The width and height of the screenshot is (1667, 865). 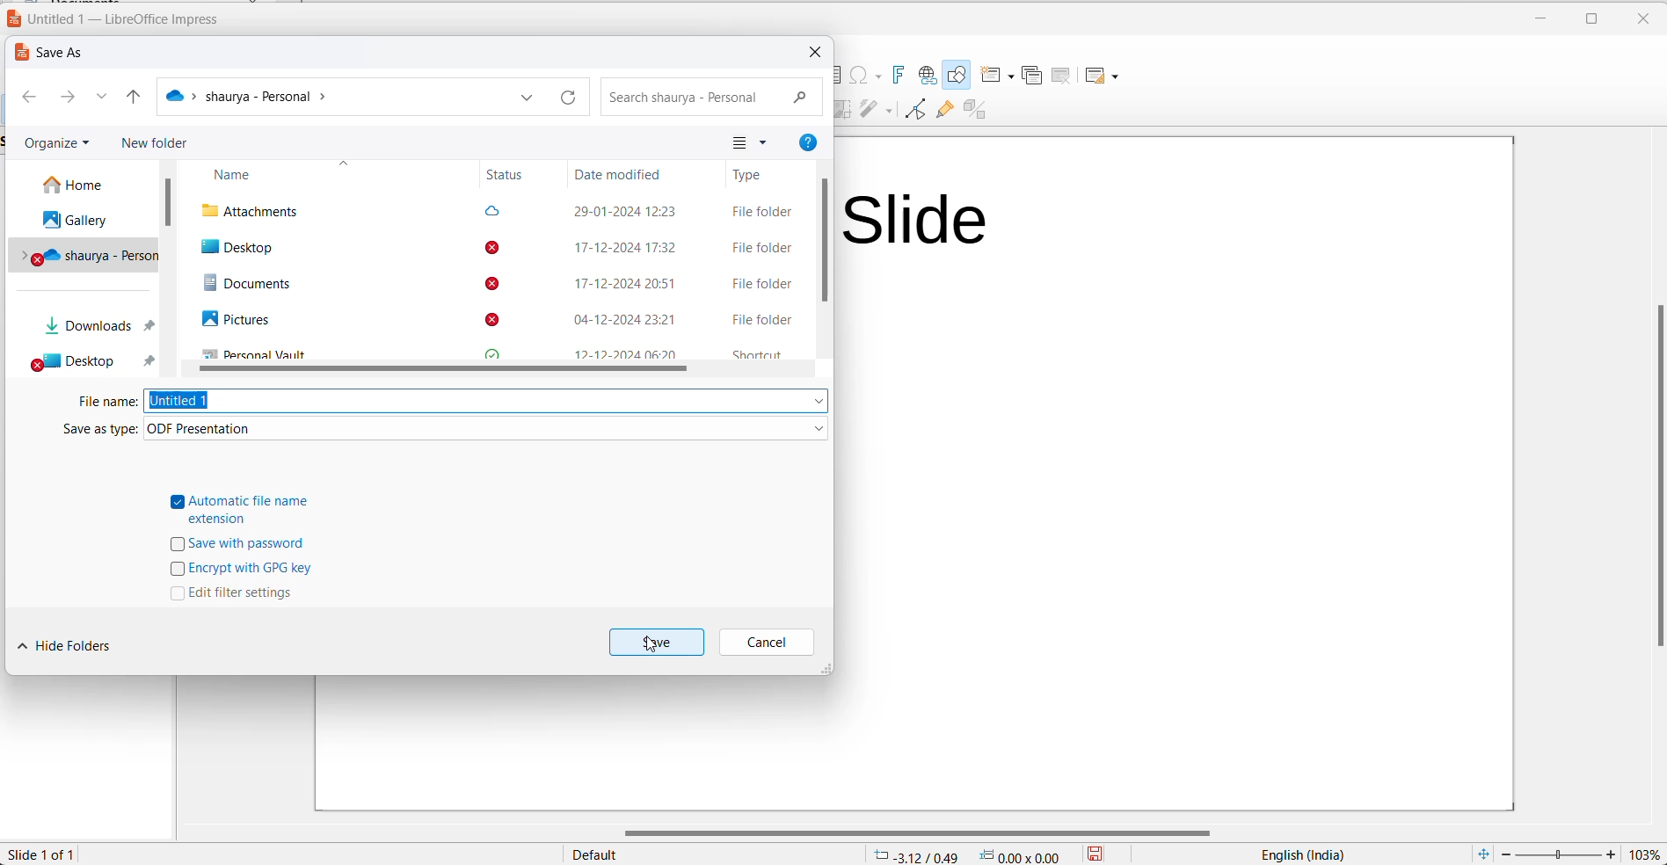 What do you see at coordinates (657, 641) in the screenshot?
I see `SAVE` at bounding box center [657, 641].